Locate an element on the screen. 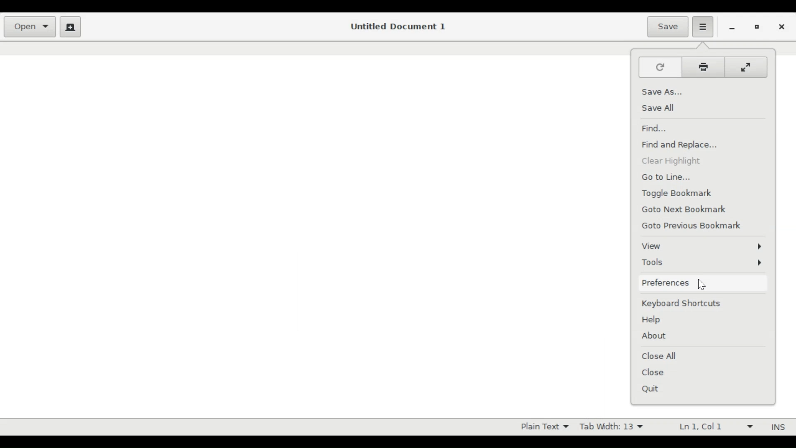  Clear Highlight is located at coordinates (672, 162).